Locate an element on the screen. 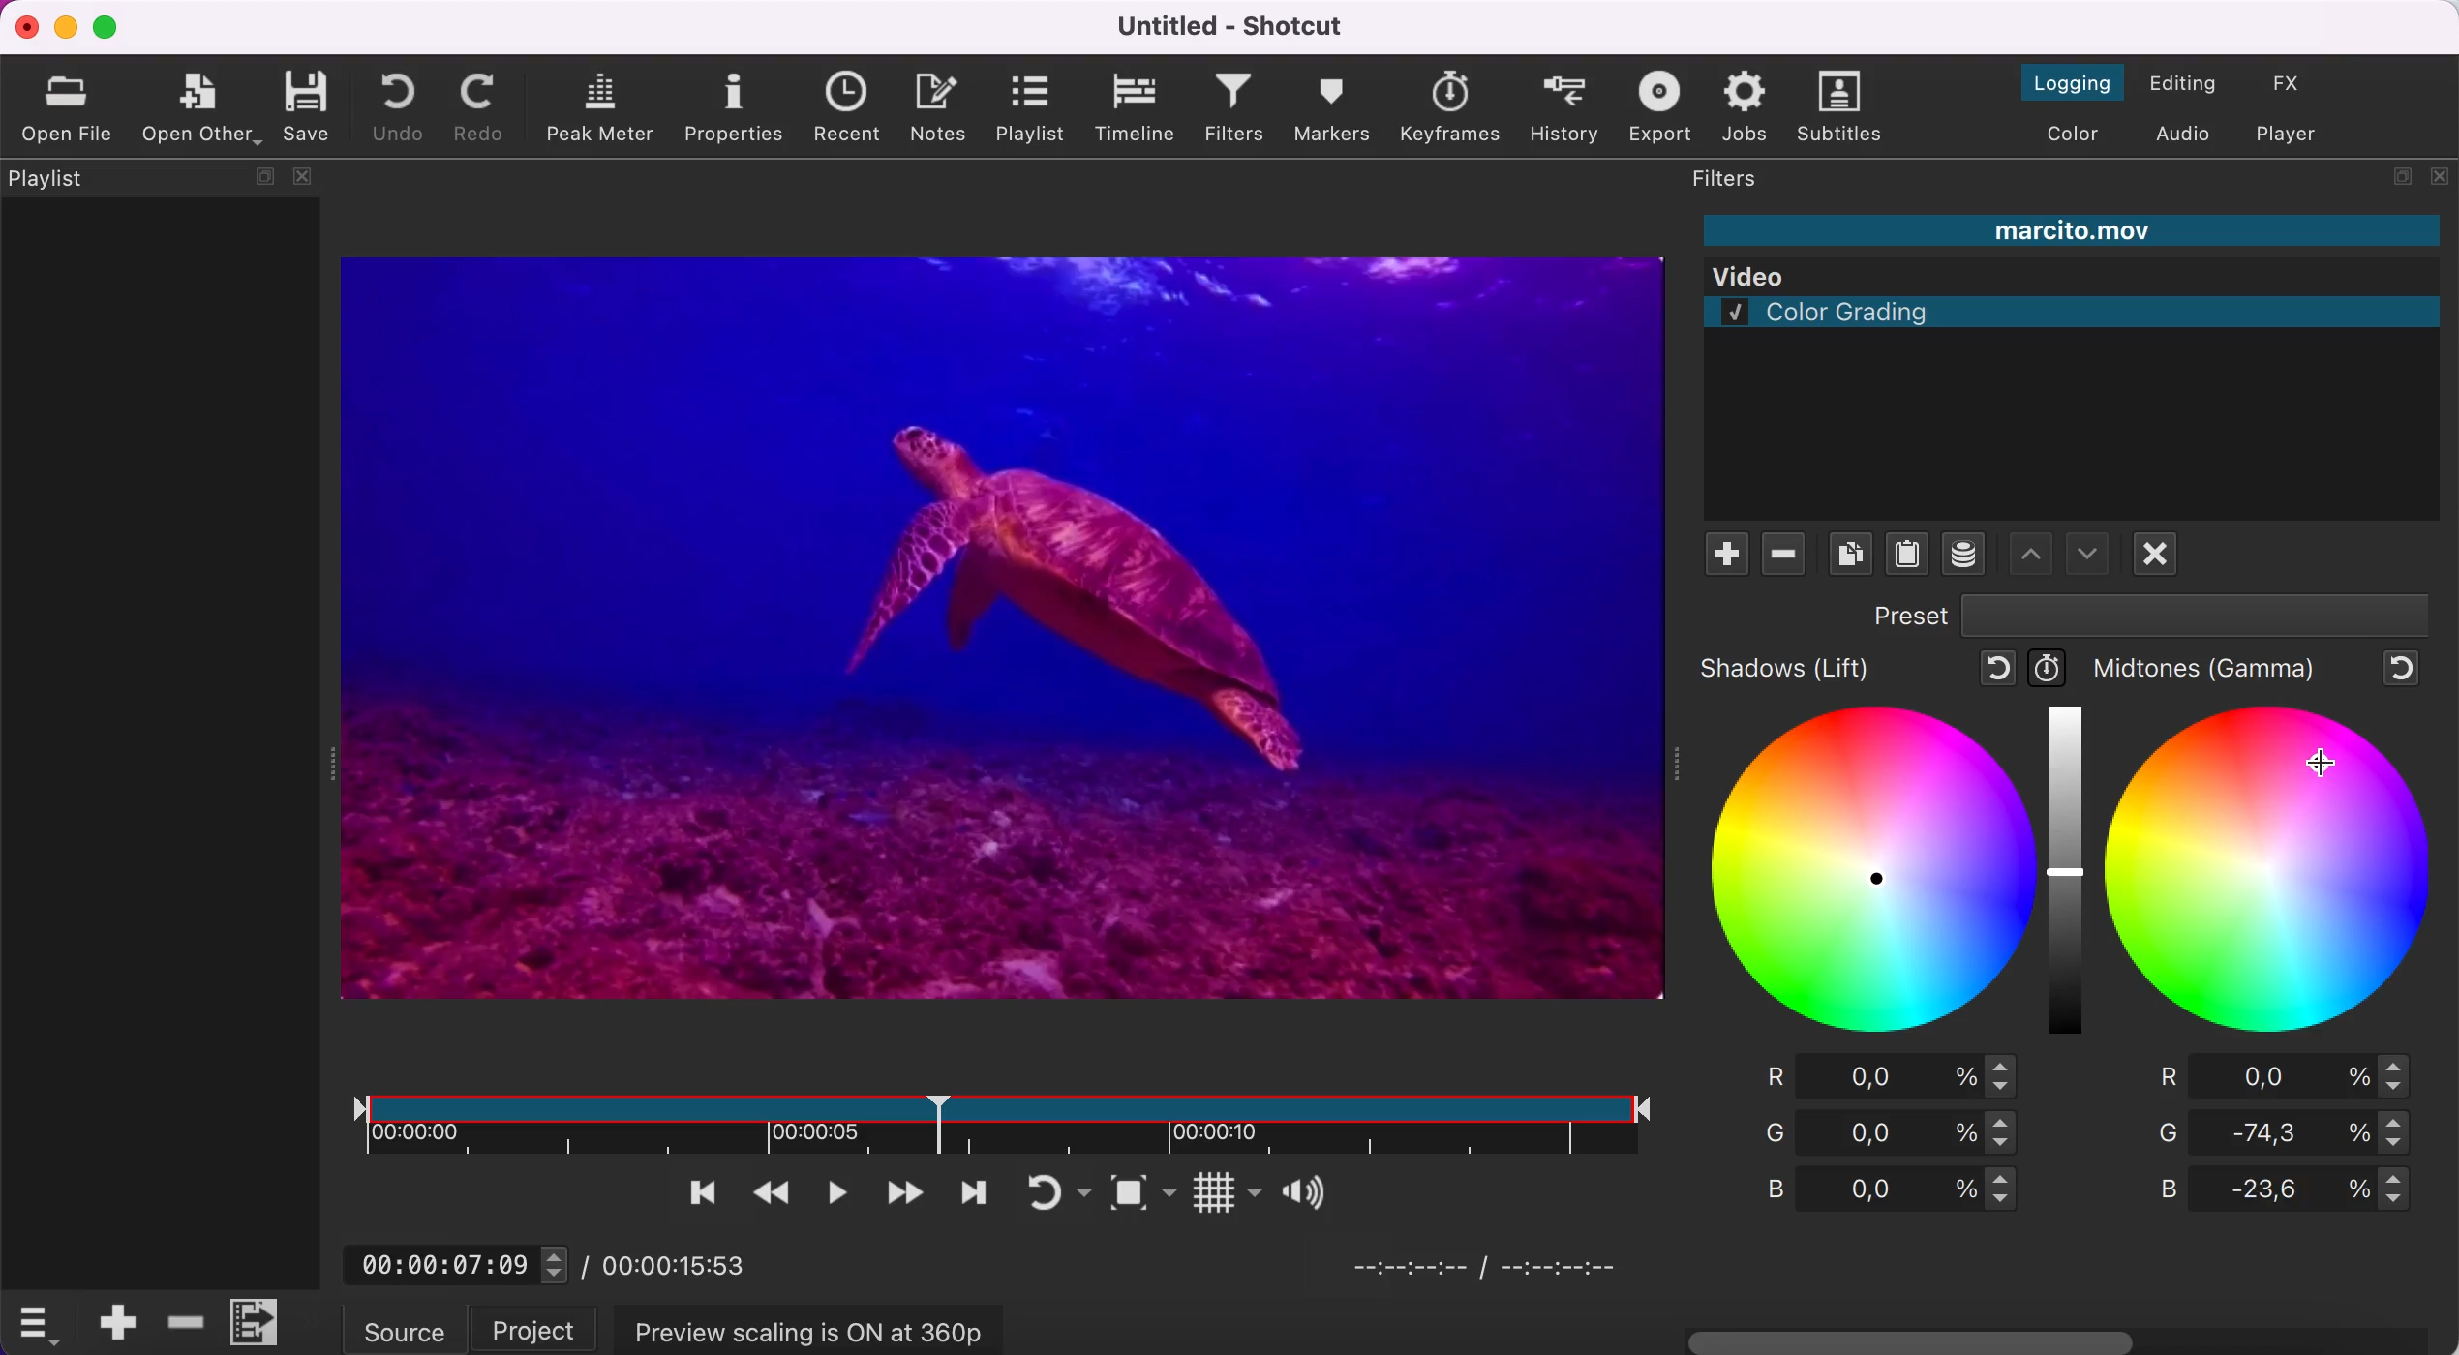 The image size is (2459, 1355). 00:00:07:09 is located at coordinates (455, 1258).